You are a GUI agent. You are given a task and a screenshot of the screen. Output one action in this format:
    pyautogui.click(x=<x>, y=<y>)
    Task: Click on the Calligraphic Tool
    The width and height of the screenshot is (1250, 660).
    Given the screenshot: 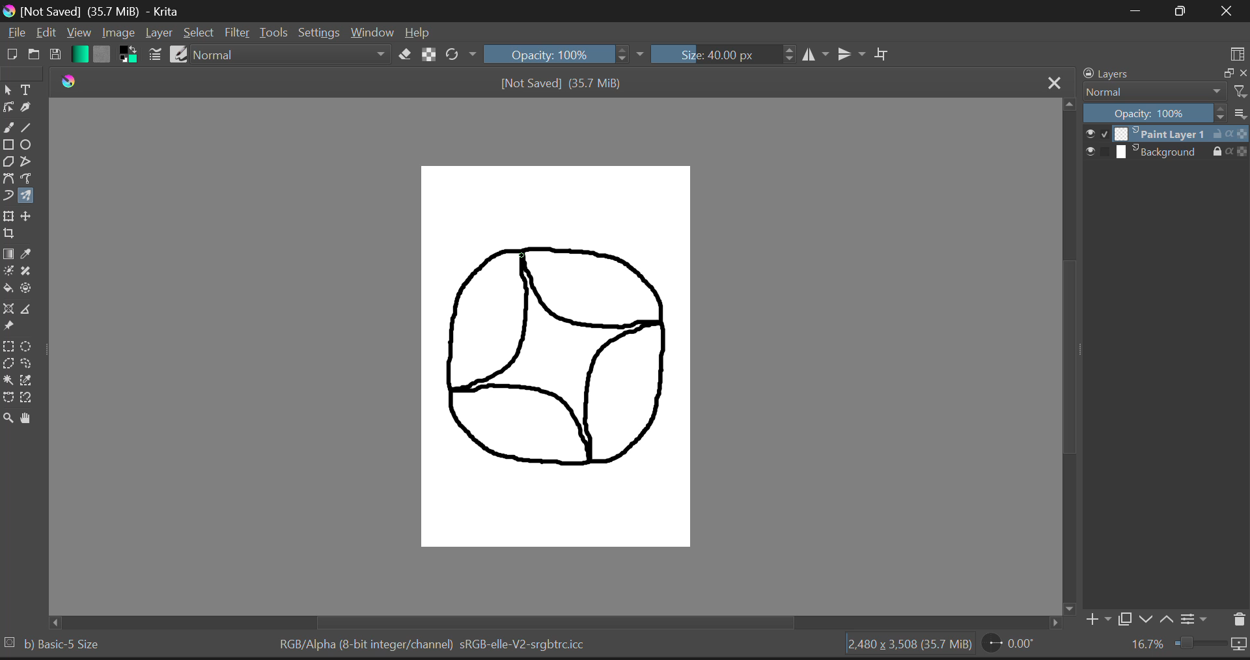 What is the action you would take?
    pyautogui.click(x=28, y=106)
    